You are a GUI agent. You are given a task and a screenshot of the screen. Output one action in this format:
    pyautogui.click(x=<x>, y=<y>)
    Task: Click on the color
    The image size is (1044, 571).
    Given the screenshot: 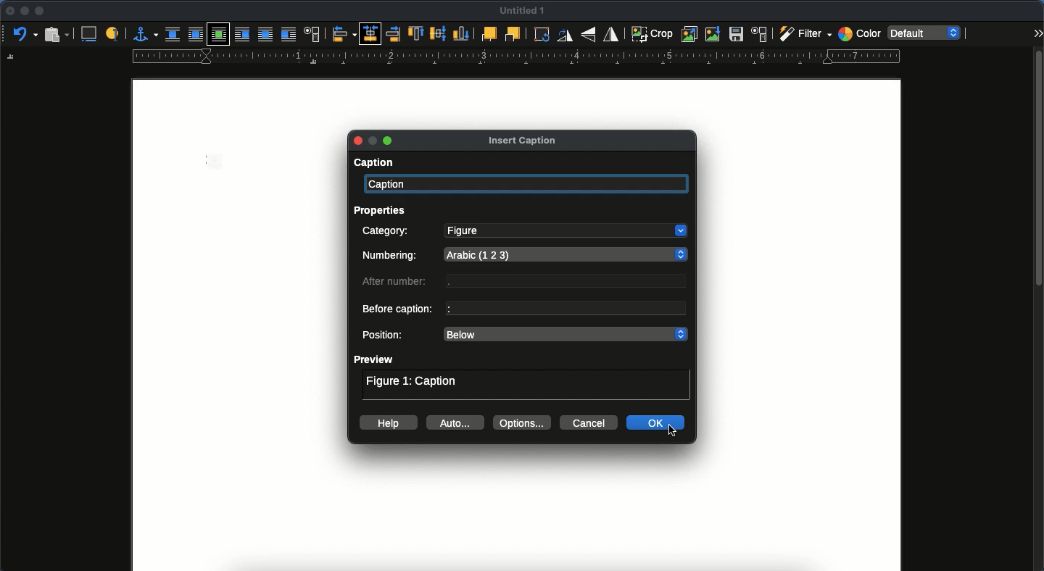 What is the action you would take?
    pyautogui.click(x=858, y=33)
    